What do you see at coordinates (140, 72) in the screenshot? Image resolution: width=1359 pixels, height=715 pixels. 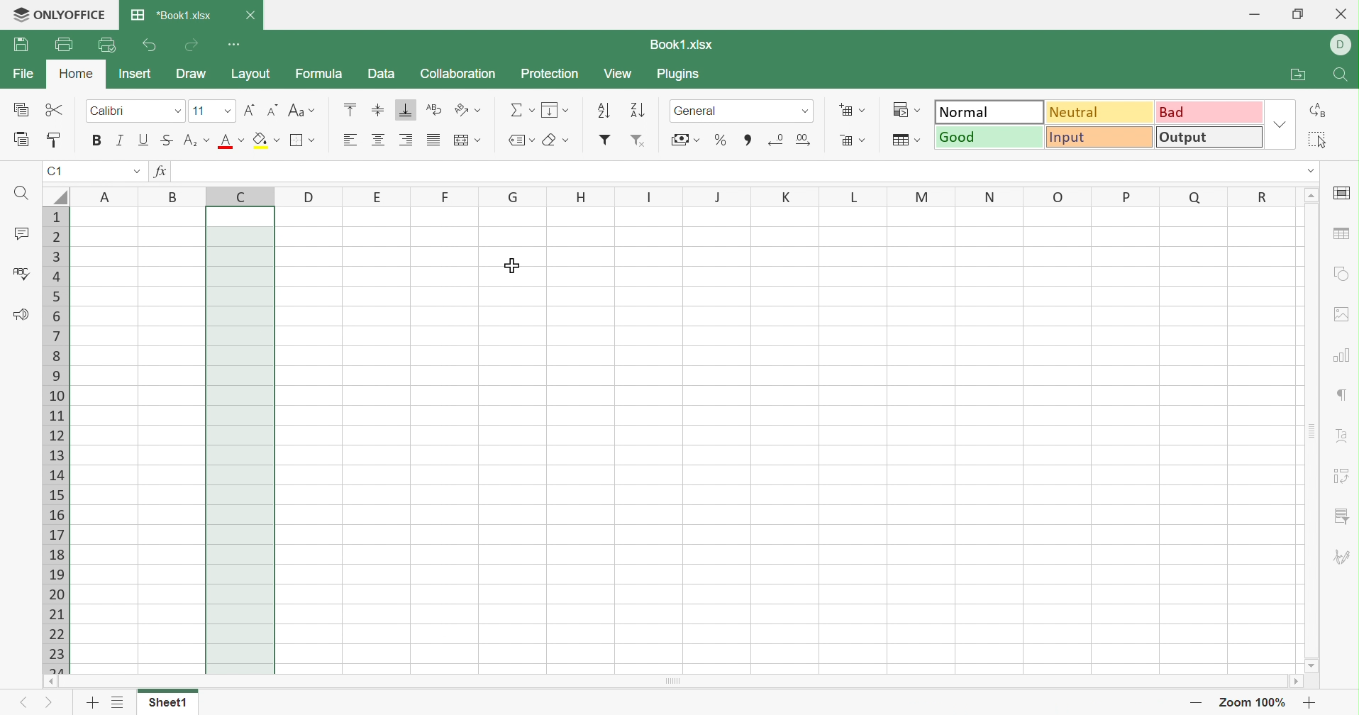 I see `Insert` at bounding box center [140, 72].